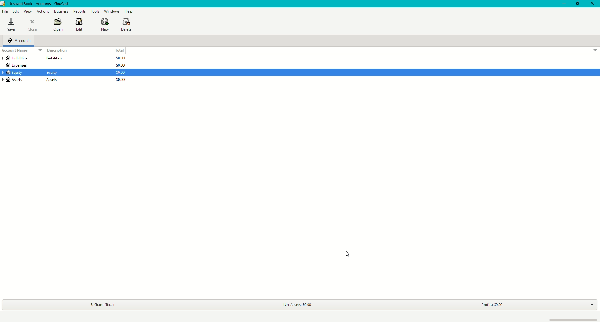 The width and height of the screenshot is (600, 322). Describe the element at coordinates (119, 50) in the screenshot. I see `Total` at that location.